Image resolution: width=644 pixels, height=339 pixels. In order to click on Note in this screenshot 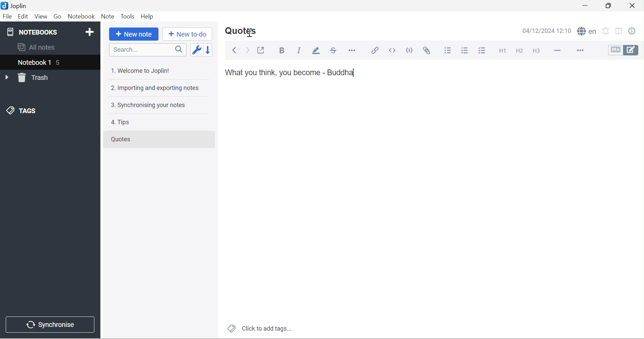, I will do `click(108, 16)`.